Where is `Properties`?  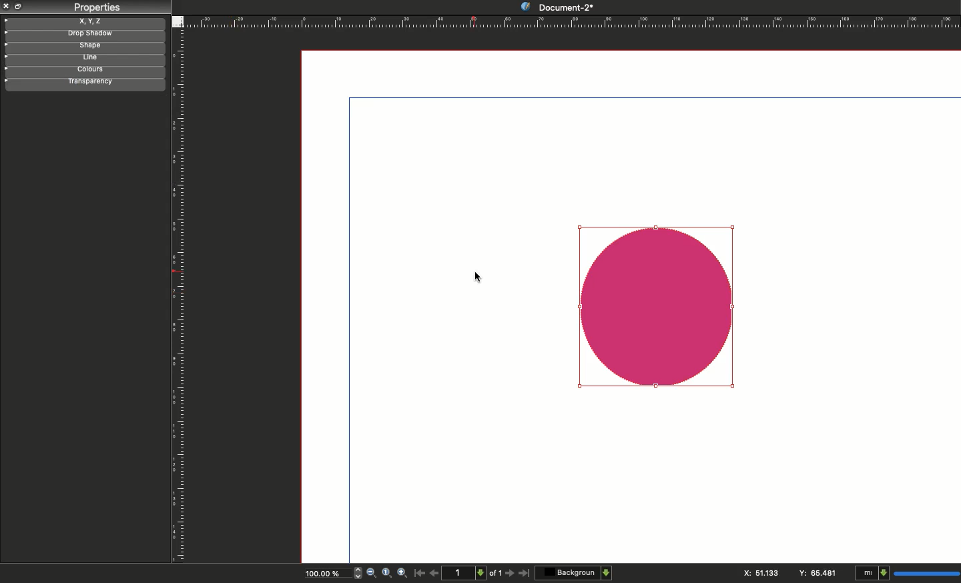
Properties is located at coordinates (96, 7).